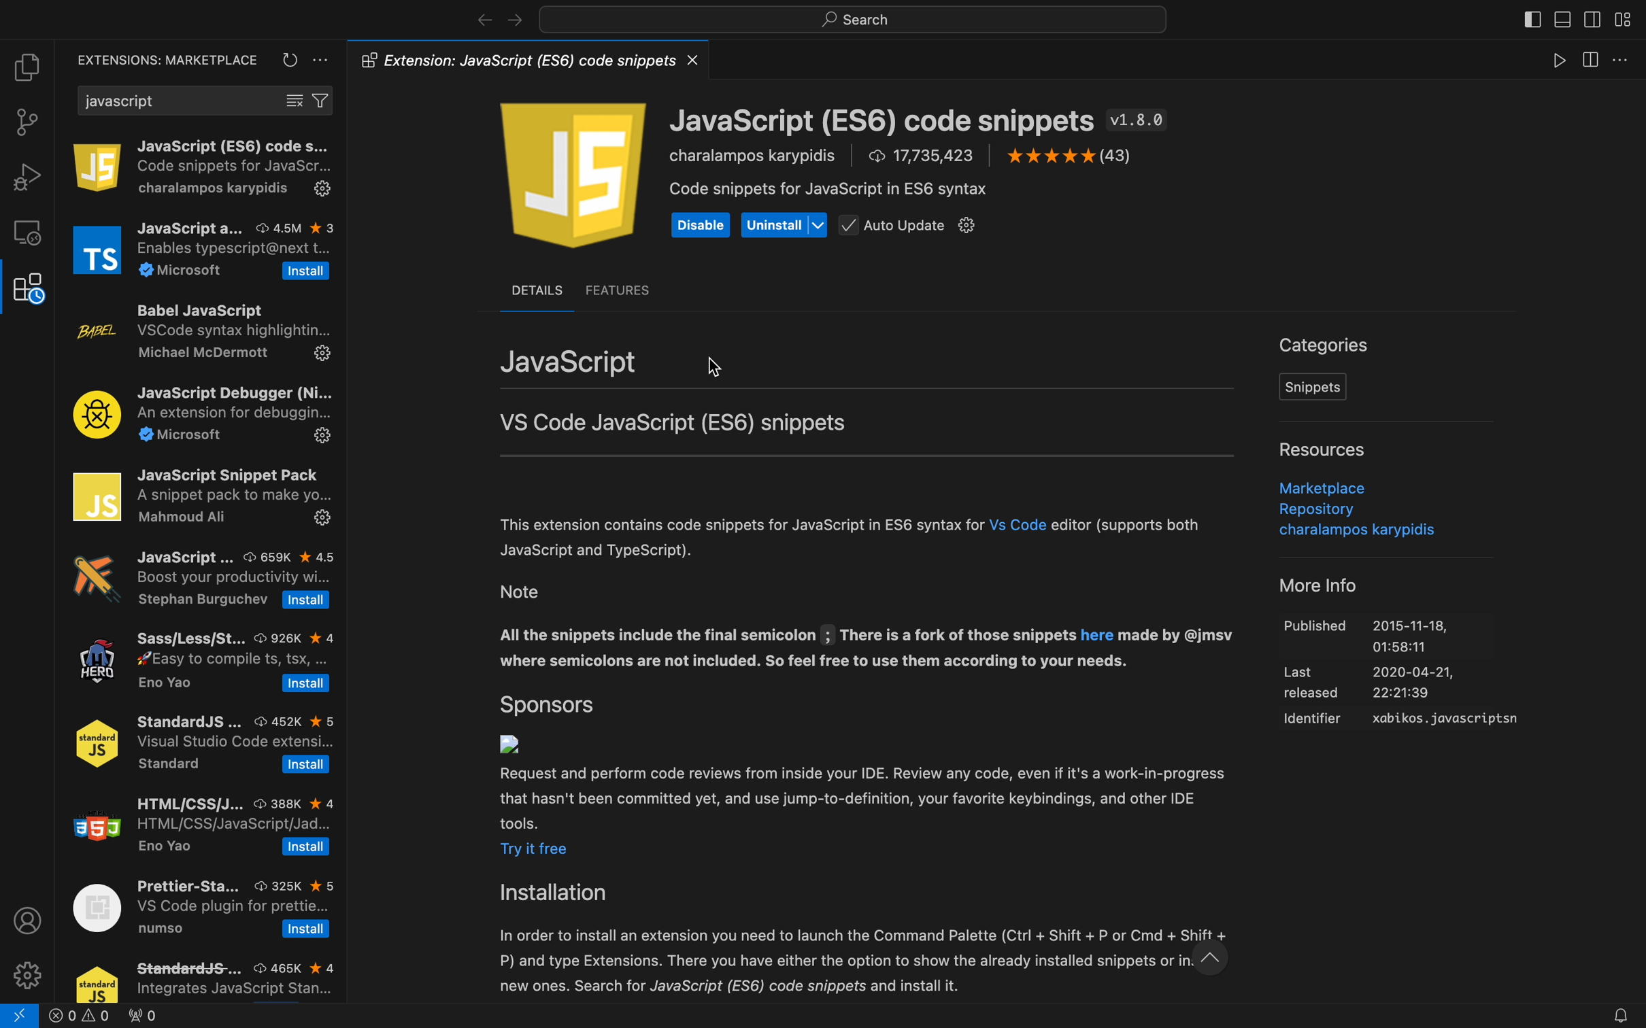 The width and height of the screenshot is (1646, 1028). I want to click on , so click(860, 969).